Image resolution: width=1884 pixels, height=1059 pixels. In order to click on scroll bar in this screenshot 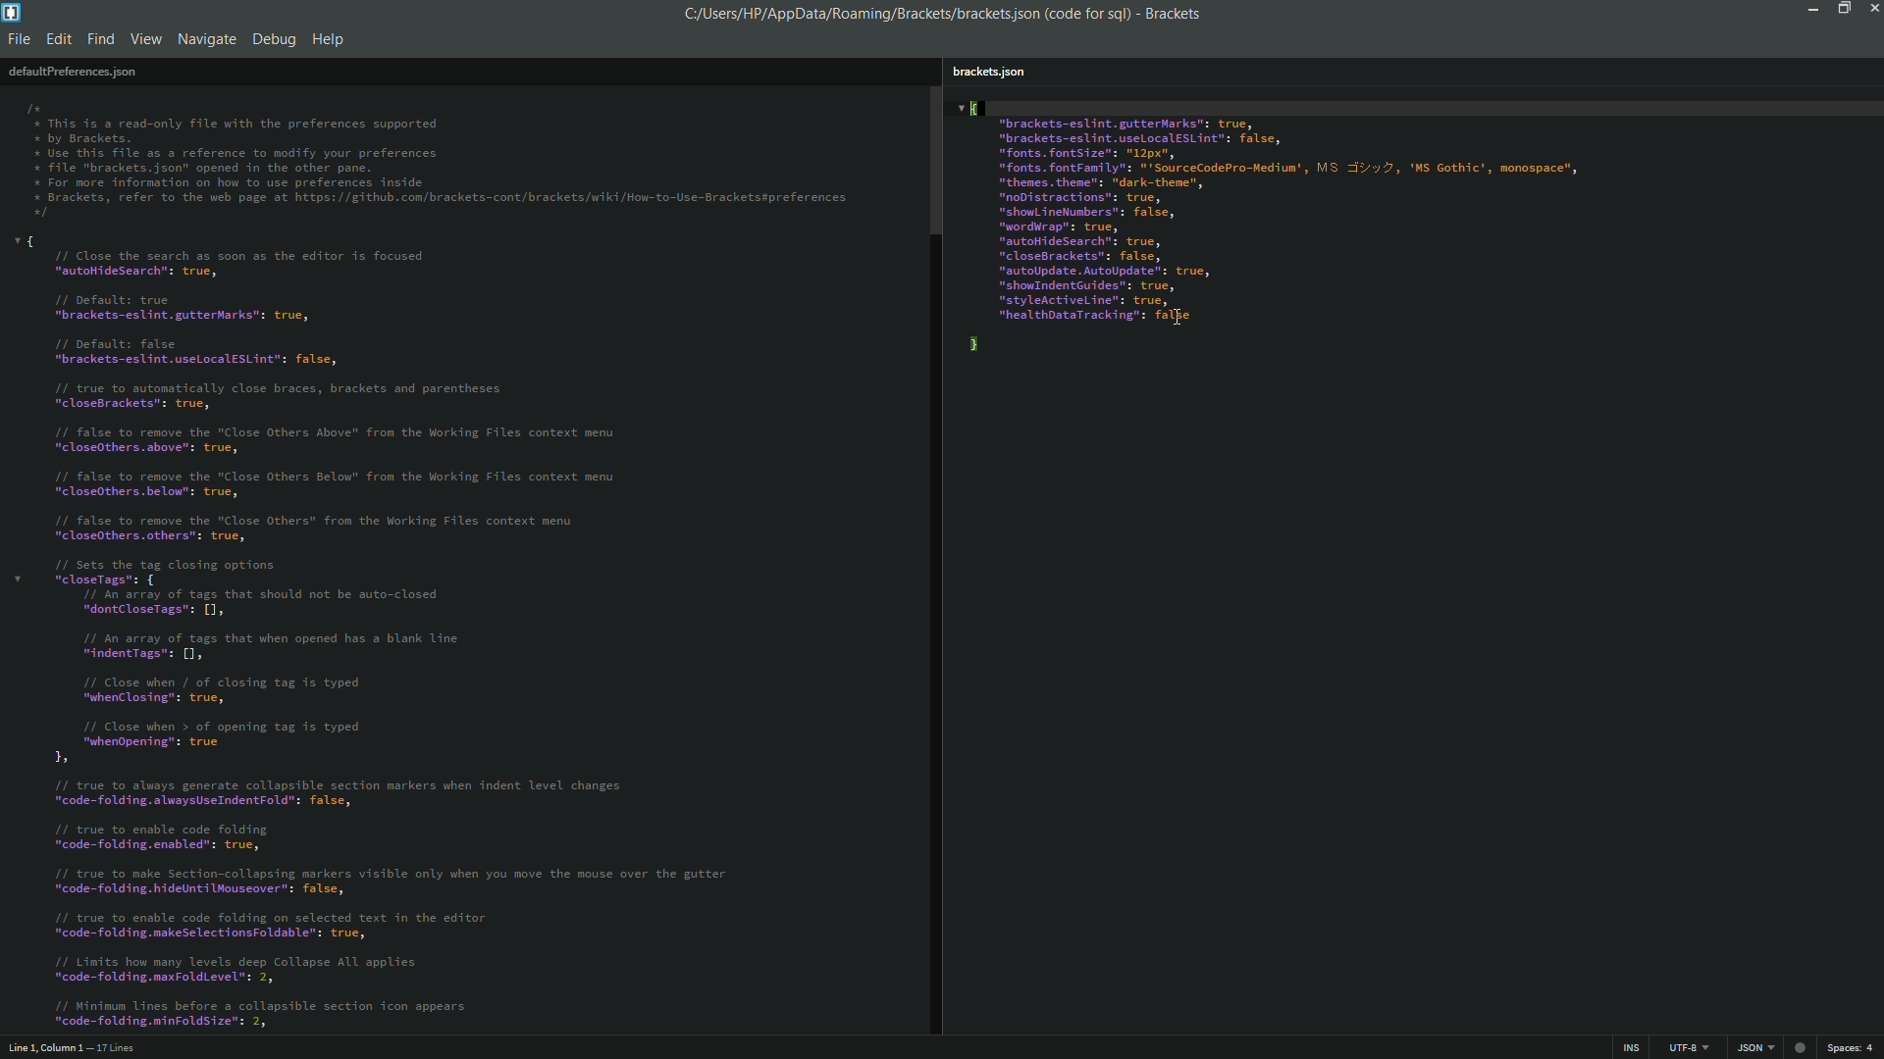, I will do `click(934, 560)`.